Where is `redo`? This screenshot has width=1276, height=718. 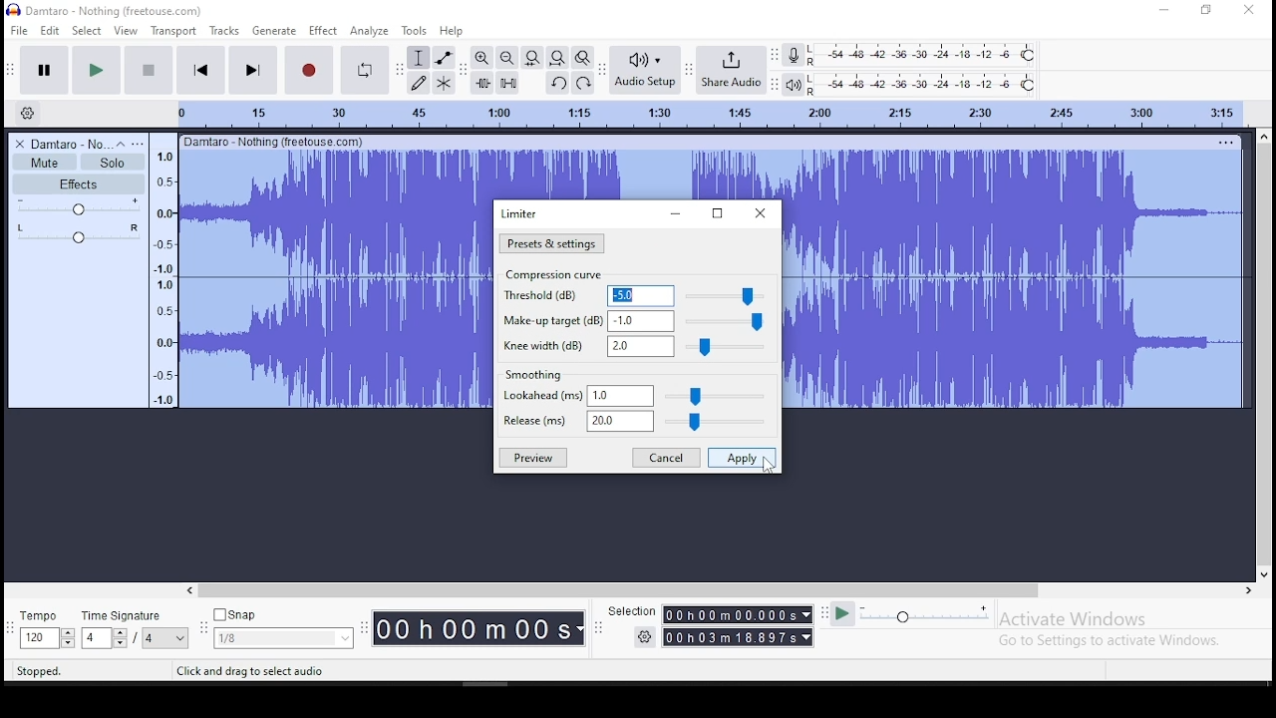
redo is located at coordinates (584, 83).